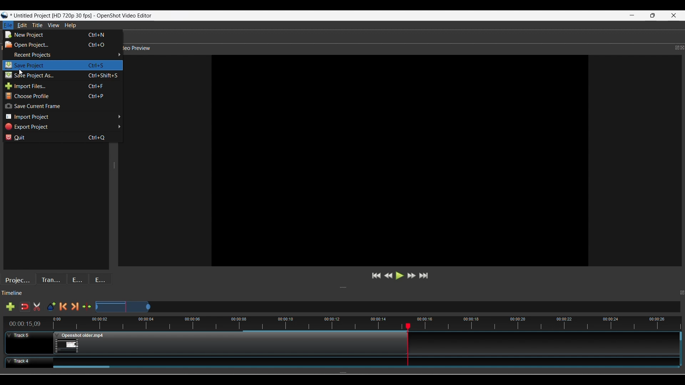 Image resolution: width=685 pixels, height=385 pixels. I want to click on Quit, so click(62, 137).